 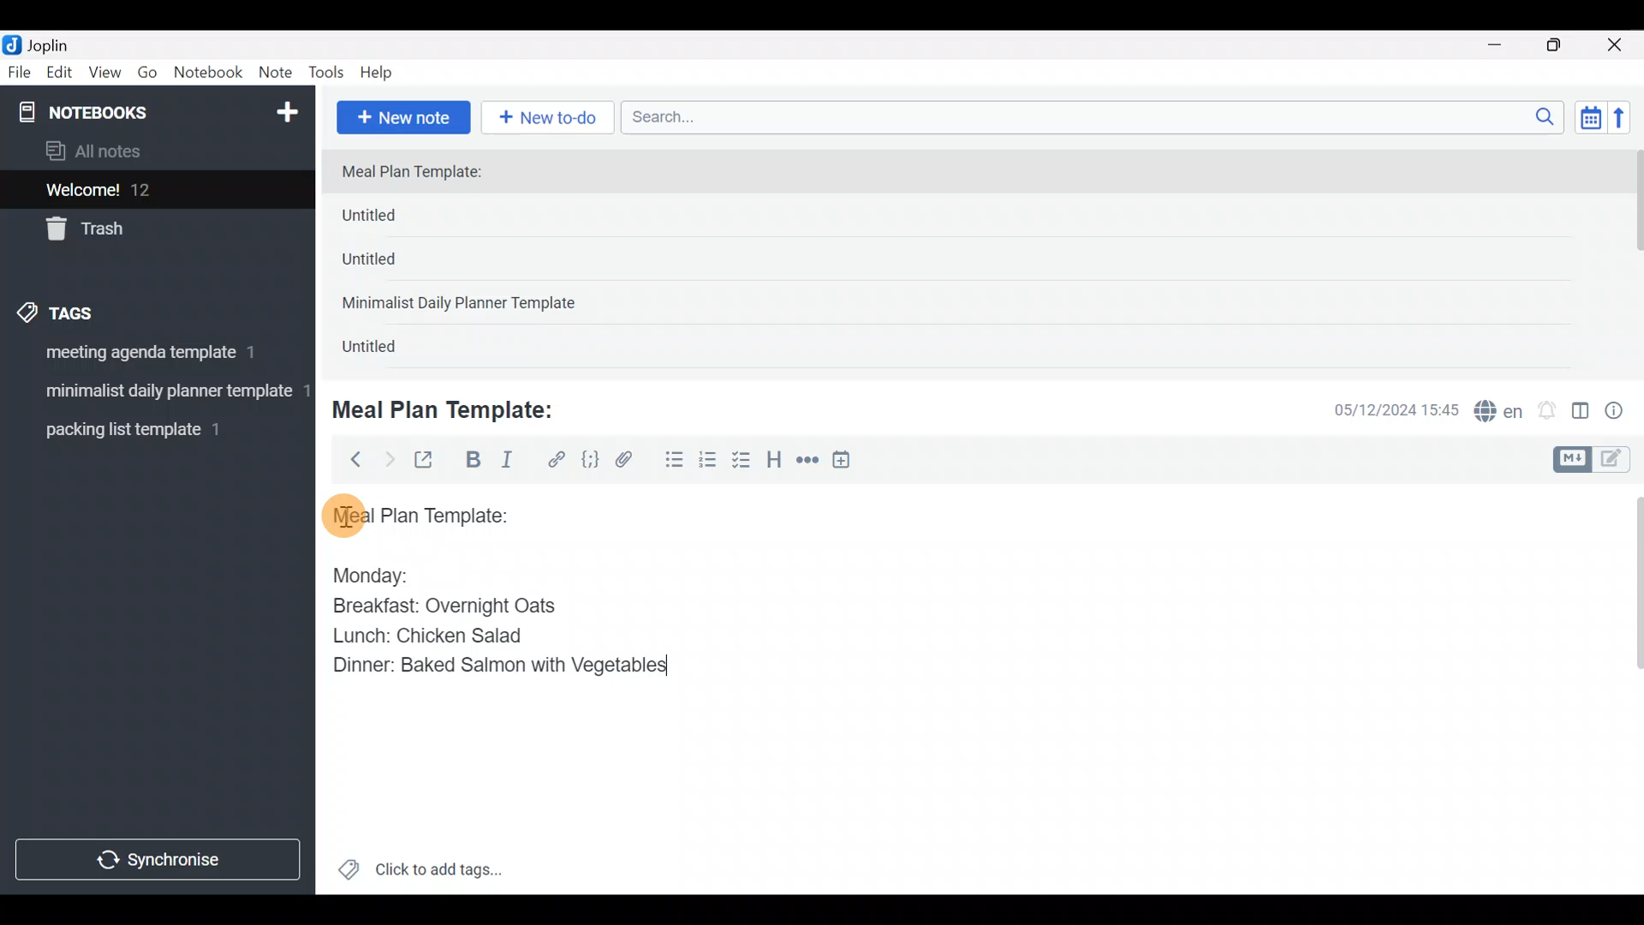 What do you see at coordinates (1564, 45) in the screenshot?
I see `Maximize` at bounding box center [1564, 45].